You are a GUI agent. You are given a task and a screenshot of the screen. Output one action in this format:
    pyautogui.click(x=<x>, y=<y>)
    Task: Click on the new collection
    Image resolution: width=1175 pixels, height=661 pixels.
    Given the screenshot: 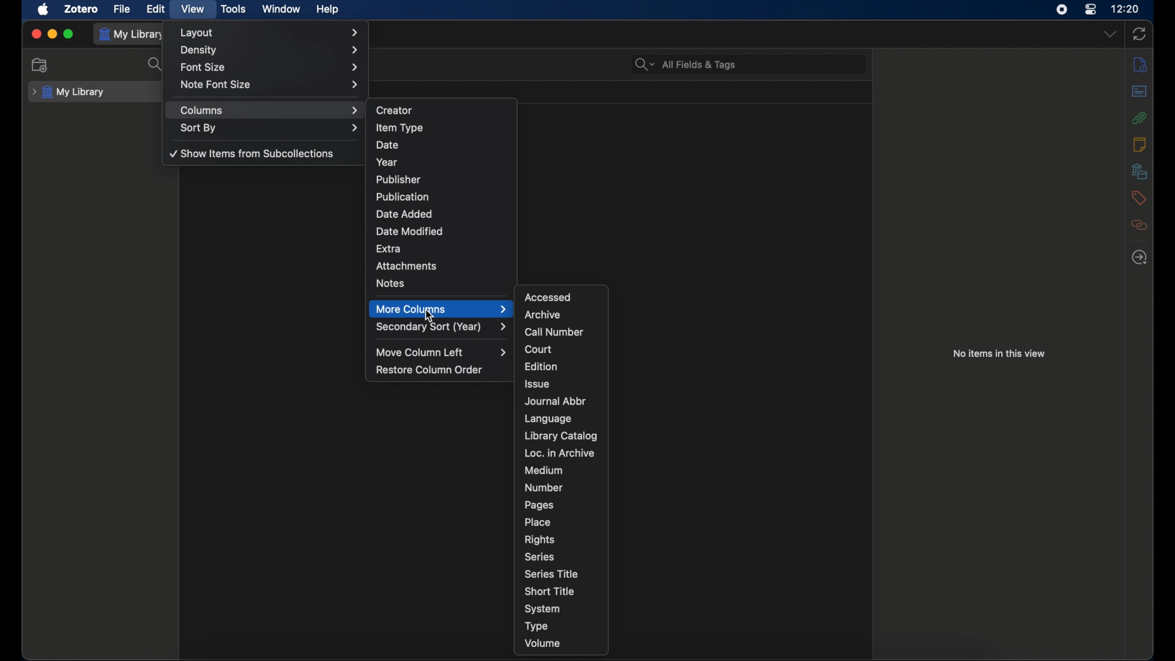 What is the action you would take?
    pyautogui.click(x=40, y=65)
    